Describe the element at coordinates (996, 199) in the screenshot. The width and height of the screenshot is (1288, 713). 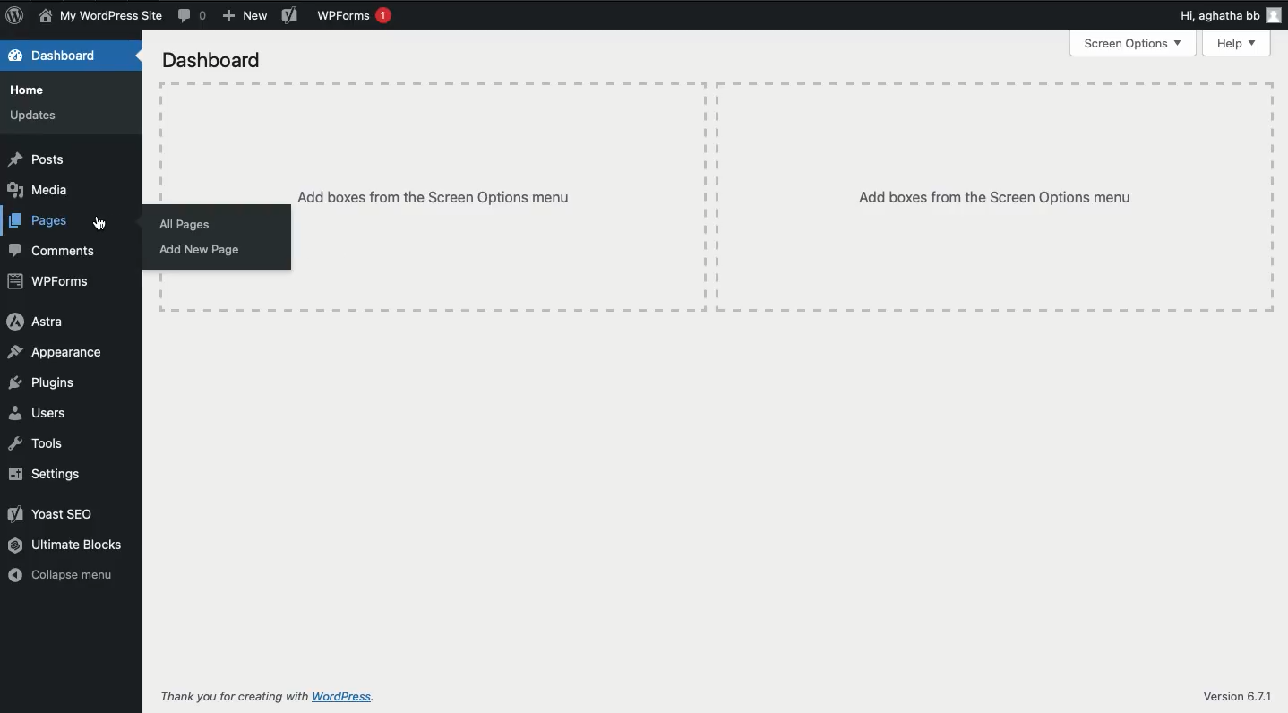
I see `Add boxes from the screen options menu` at that location.